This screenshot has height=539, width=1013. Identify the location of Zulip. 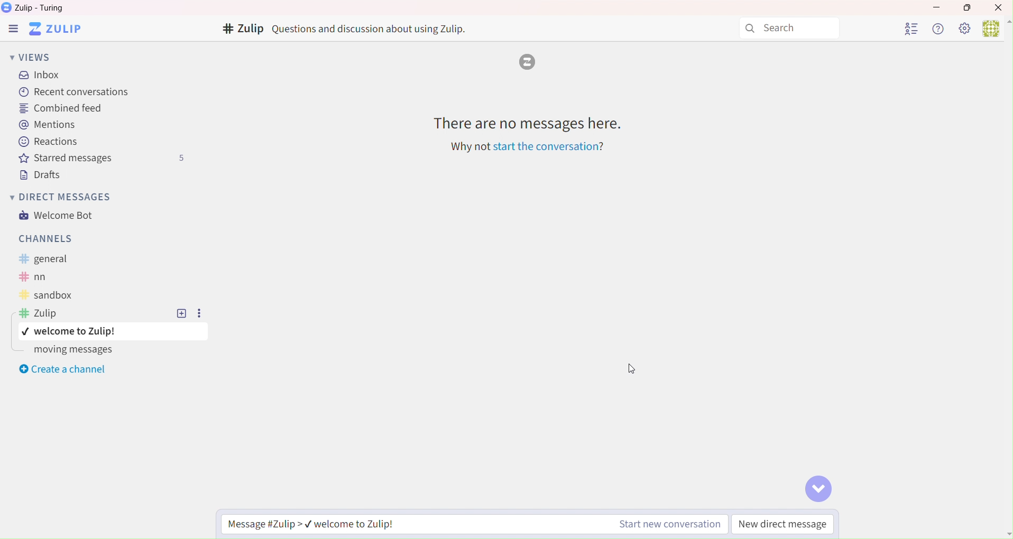
(11, 29).